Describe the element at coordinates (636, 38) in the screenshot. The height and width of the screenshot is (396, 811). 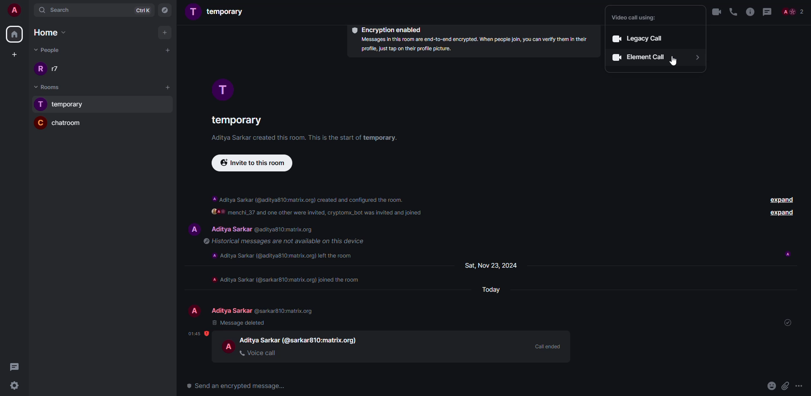
I see `legacy call` at that location.